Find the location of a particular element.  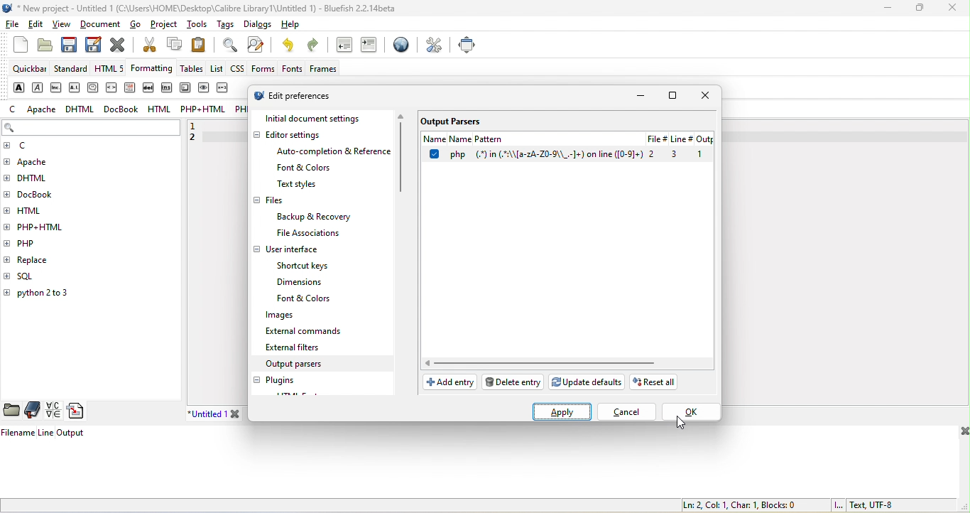

editor settings is located at coordinates (301, 135).